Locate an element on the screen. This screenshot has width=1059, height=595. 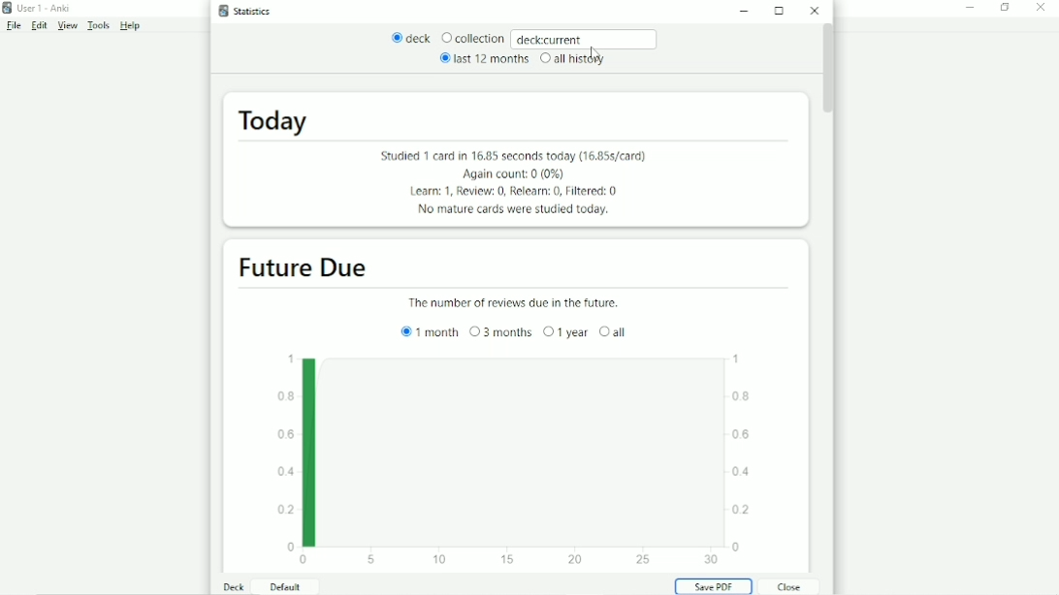
3 months is located at coordinates (500, 331).